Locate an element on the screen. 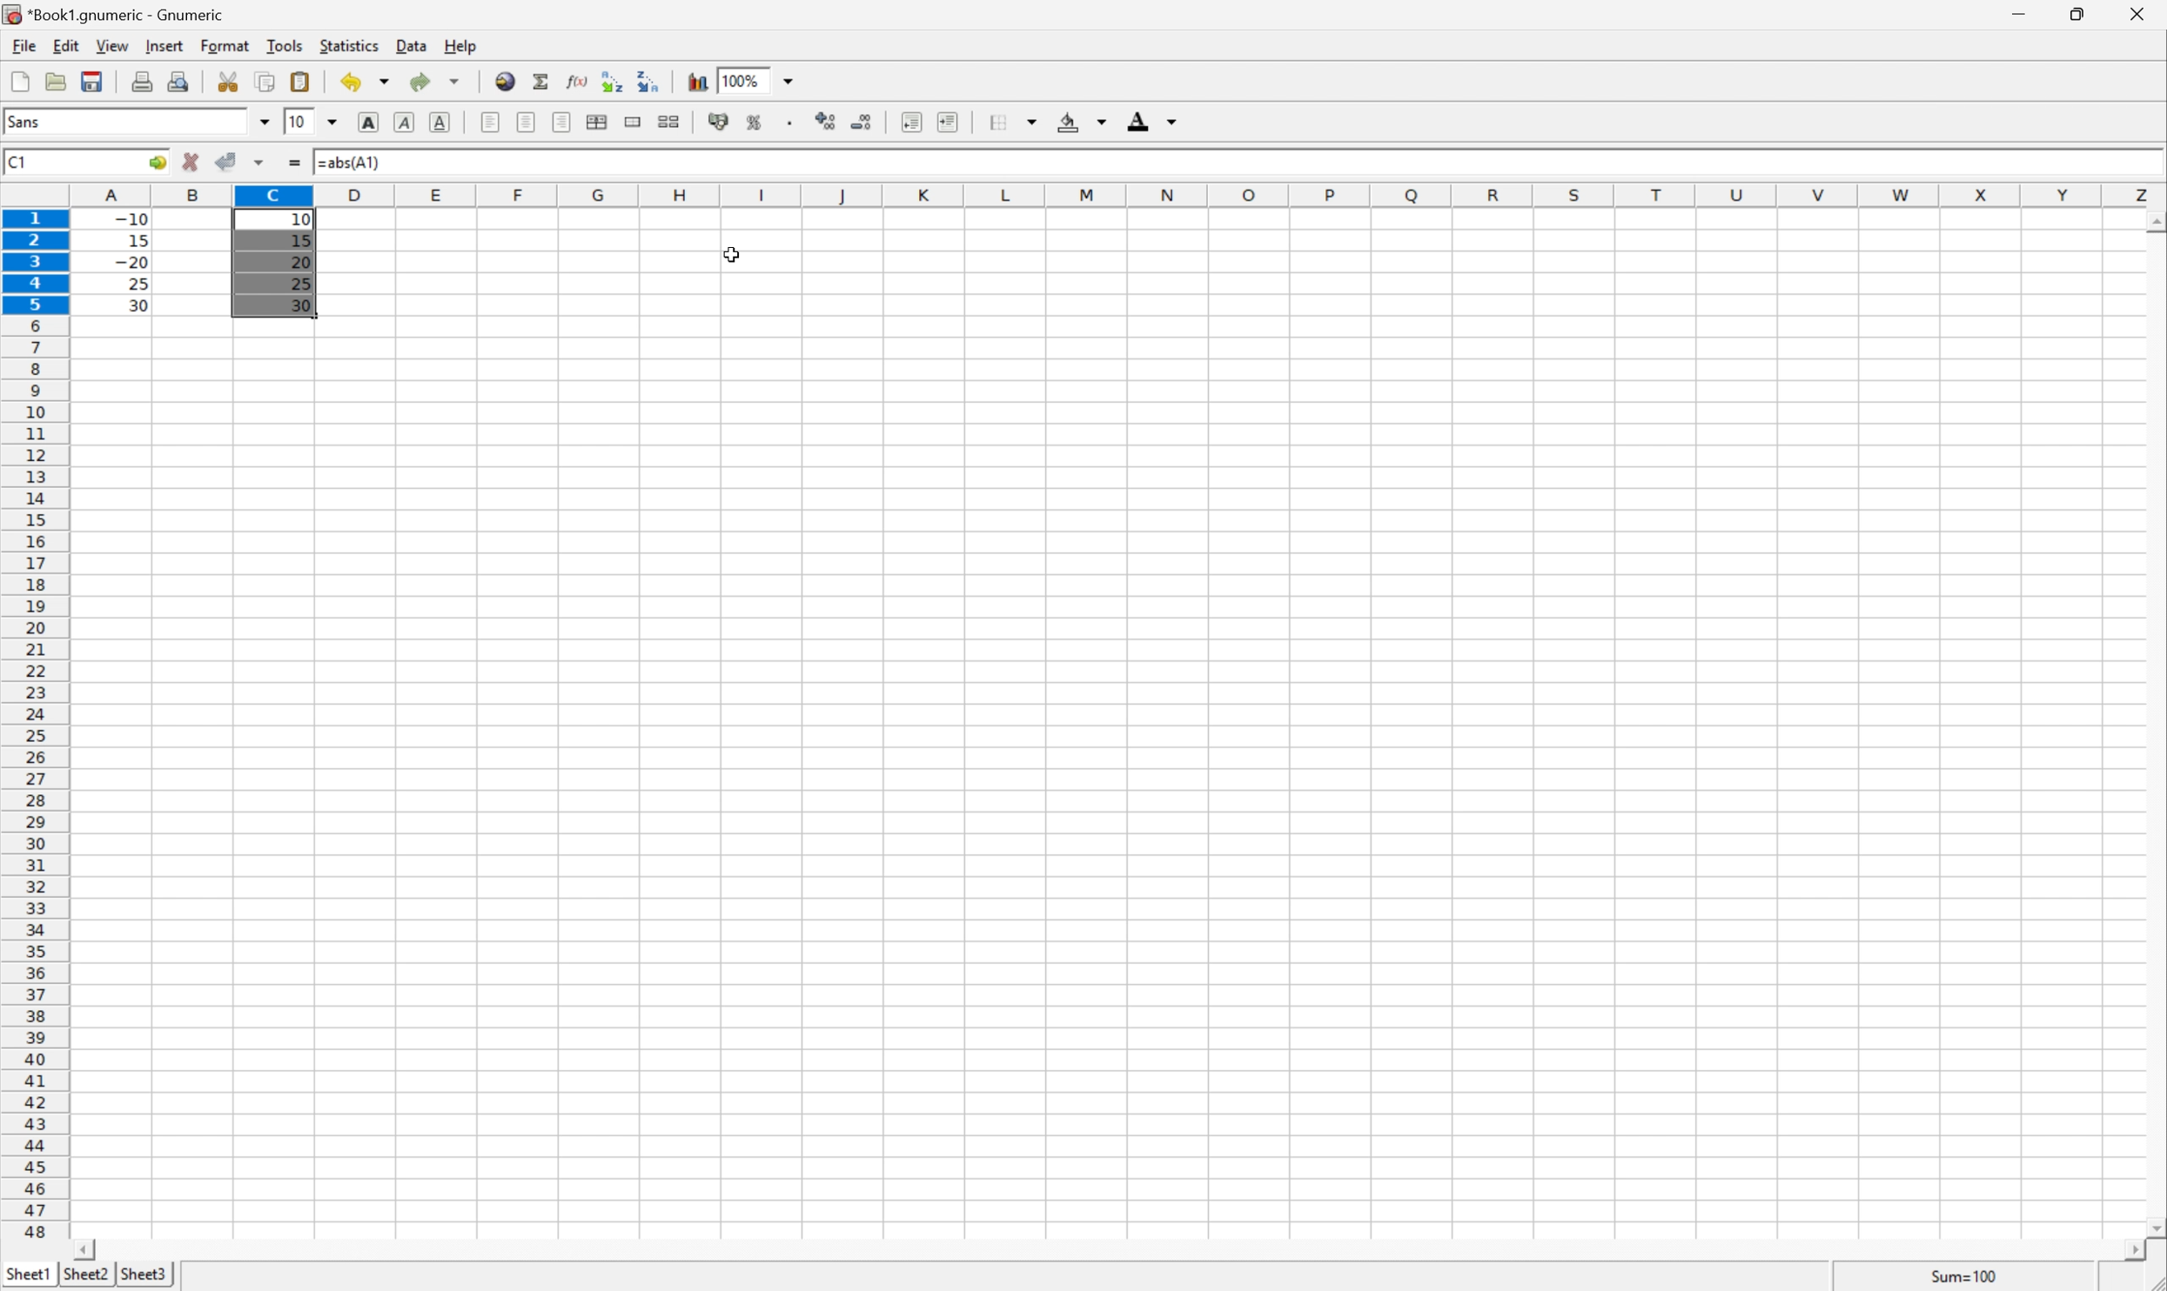  Decrease the number of decimals displayed is located at coordinates (862, 122).